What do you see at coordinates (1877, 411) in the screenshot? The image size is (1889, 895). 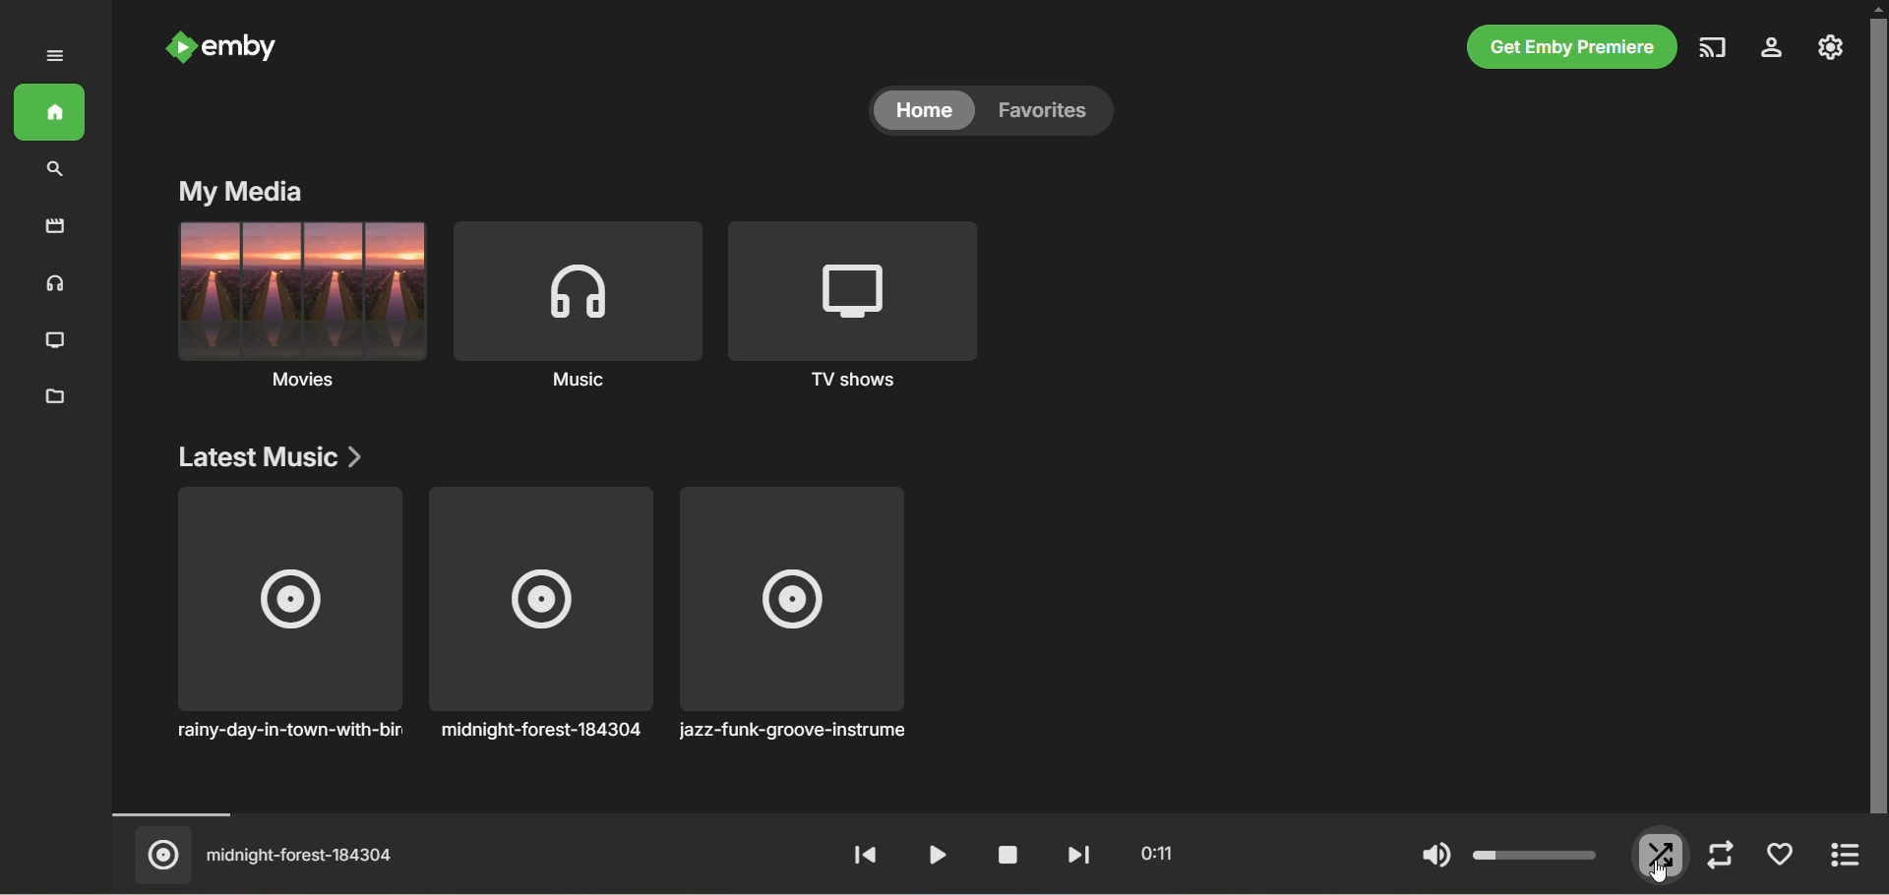 I see `vertical scroll bar` at bounding box center [1877, 411].